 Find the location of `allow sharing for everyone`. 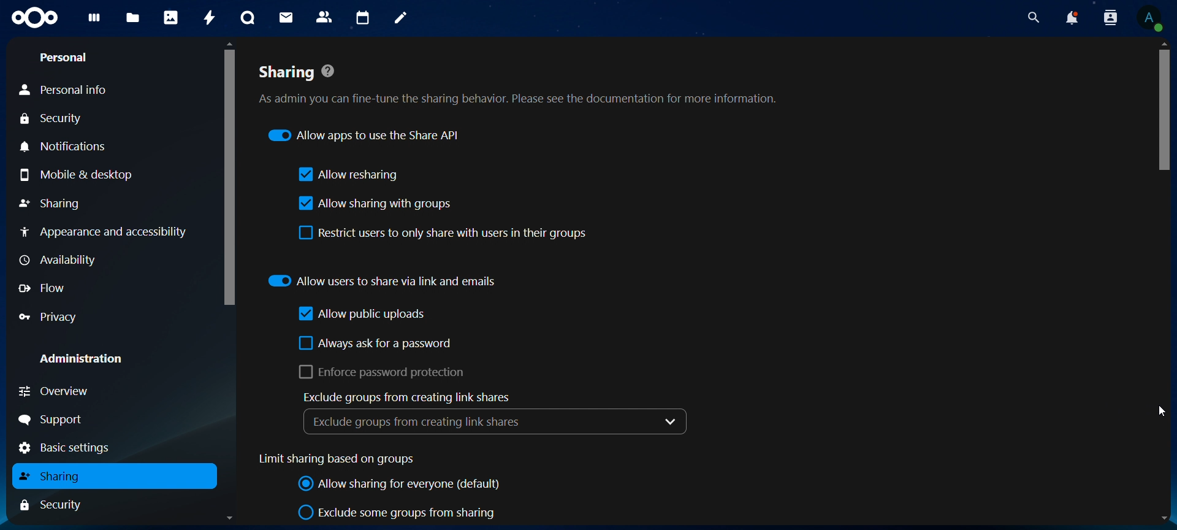

allow sharing for everyone is located at coordinates (419, 483).